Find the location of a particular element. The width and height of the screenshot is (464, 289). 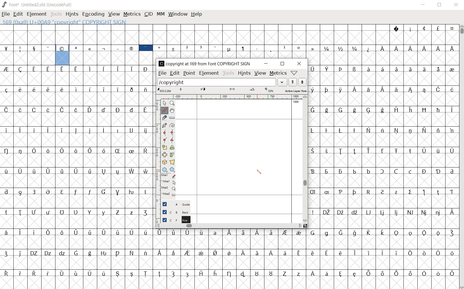

scrollbar is located at coordinates (229, 225).